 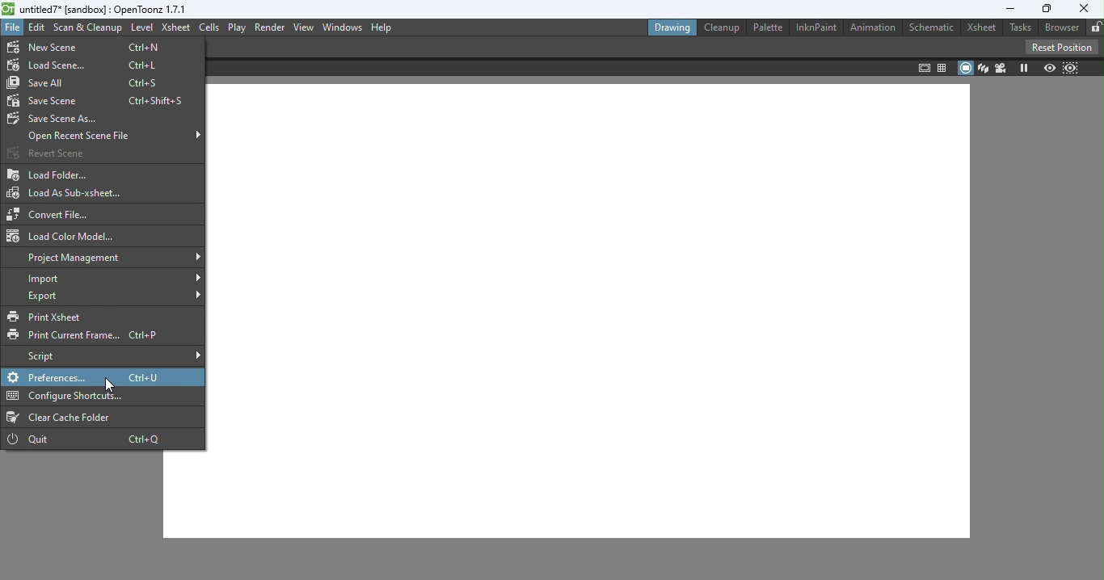 I want to click on Xsheet, so click(x=981, y=28).